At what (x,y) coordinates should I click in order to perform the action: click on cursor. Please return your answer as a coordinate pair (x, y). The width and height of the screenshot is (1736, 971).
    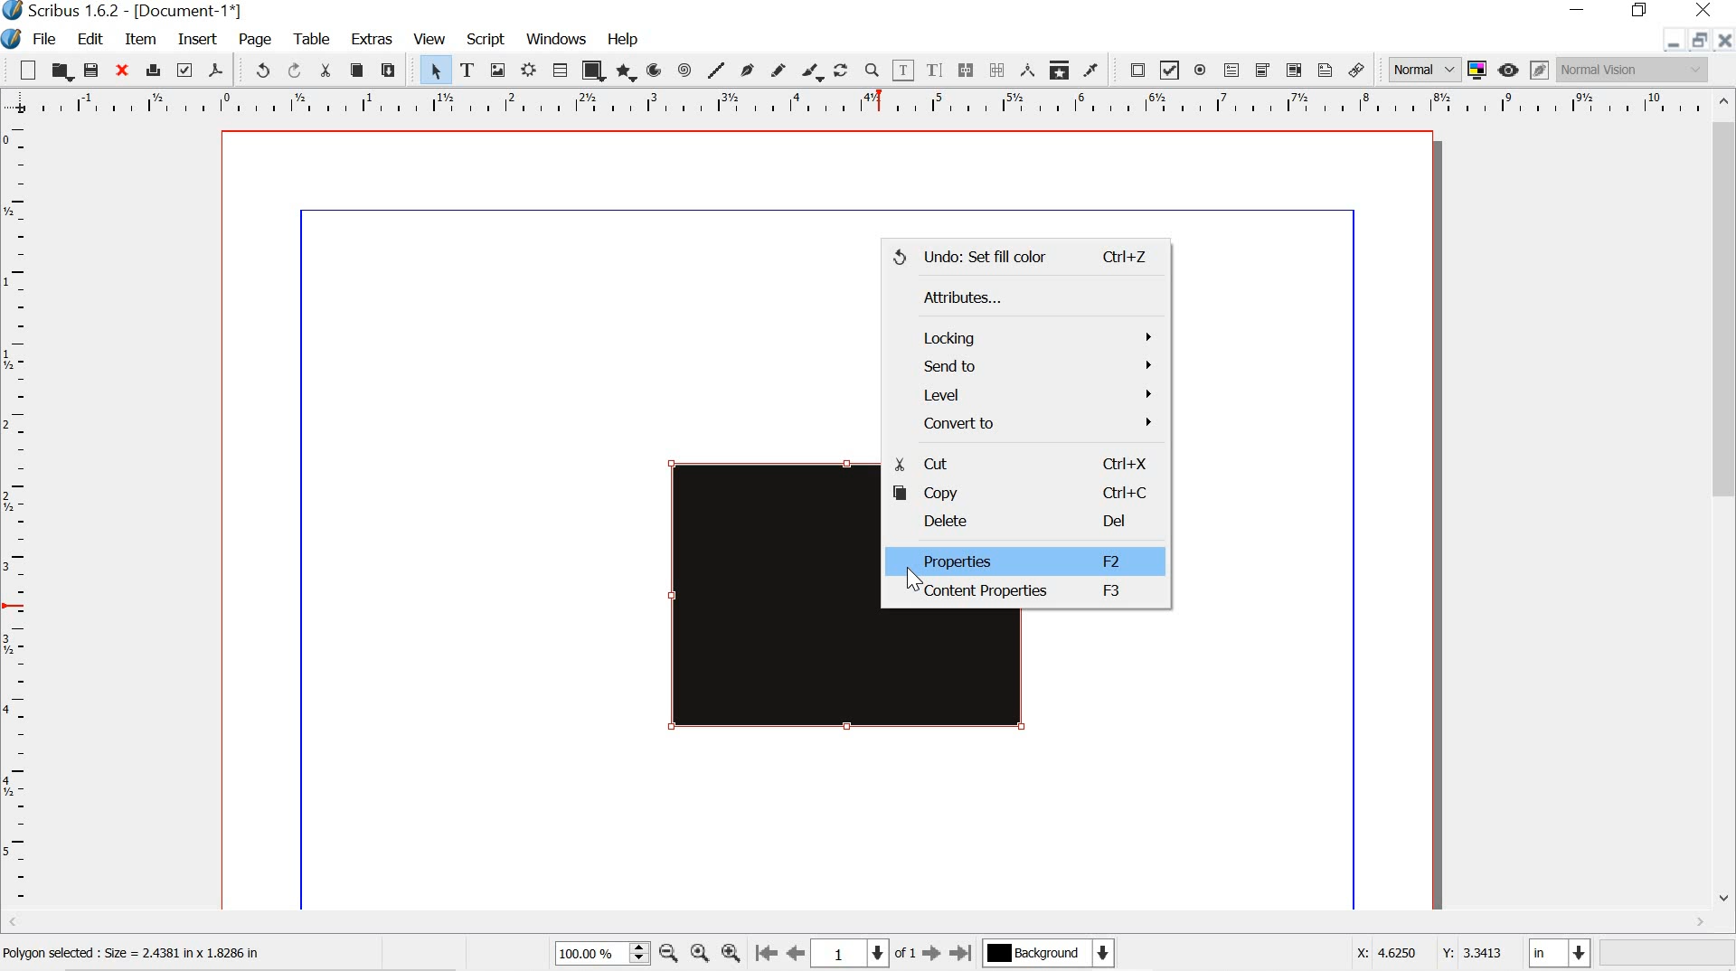
    Looking at the image, I should click on (909, 578).